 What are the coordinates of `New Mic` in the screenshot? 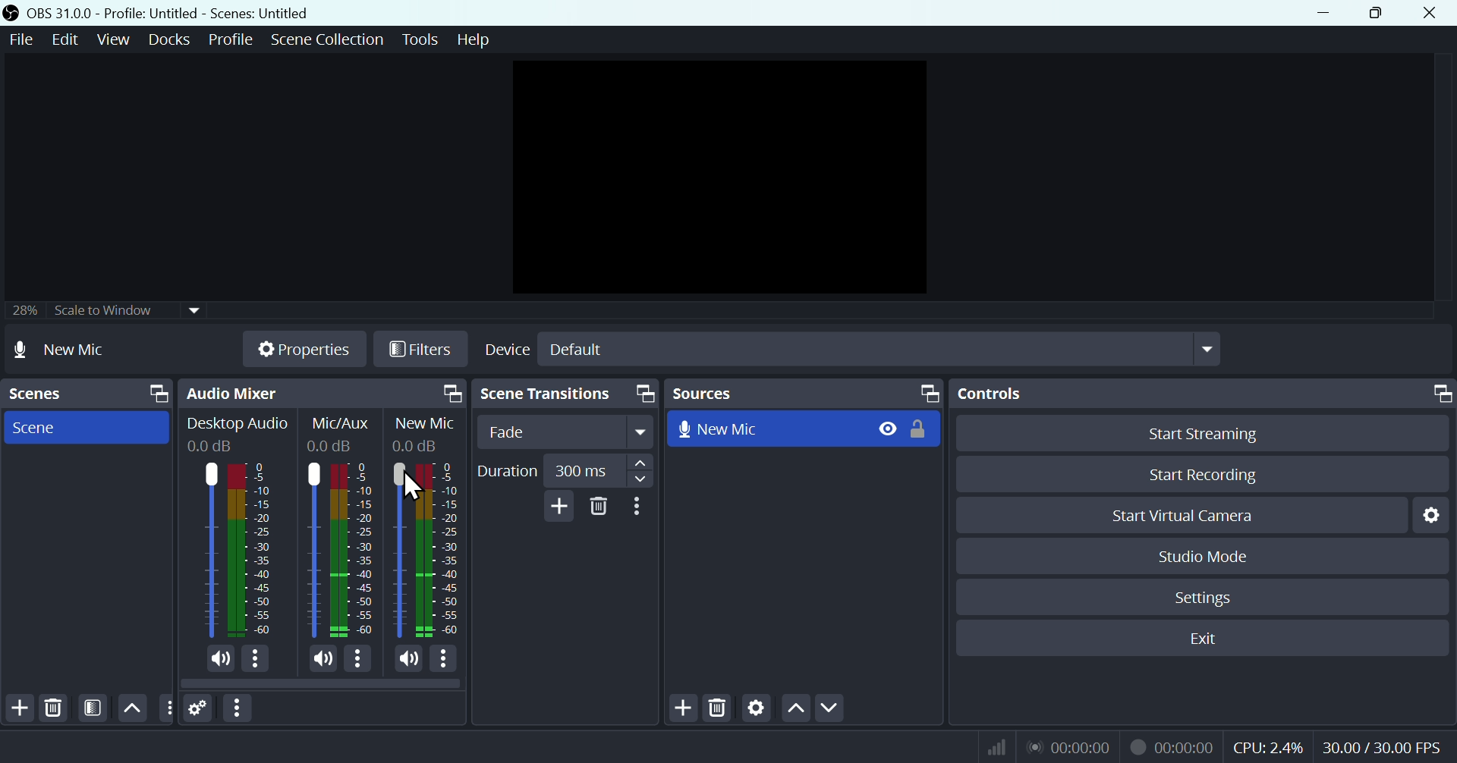 It's located at (426, 424).